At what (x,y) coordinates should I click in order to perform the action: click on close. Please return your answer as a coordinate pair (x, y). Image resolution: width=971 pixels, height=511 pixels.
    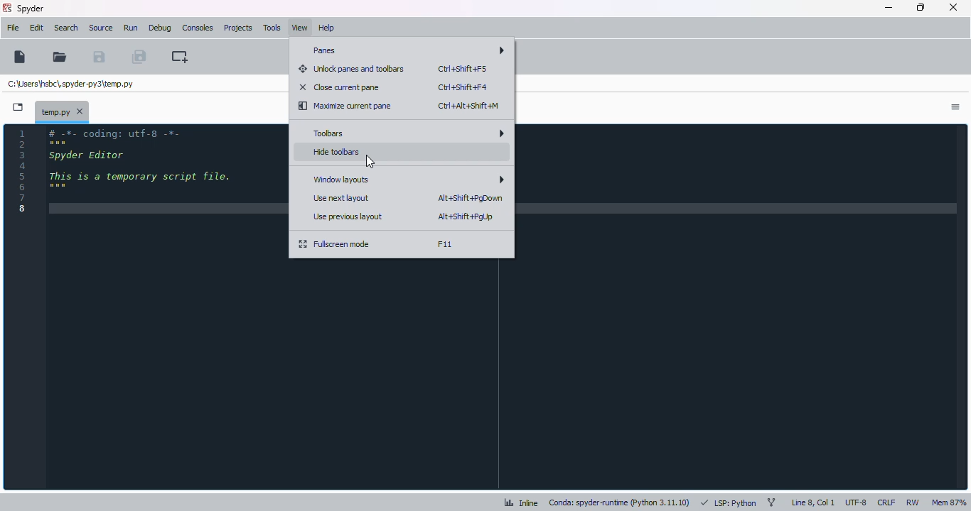
    Looking at the image, I should click on (953, 7).